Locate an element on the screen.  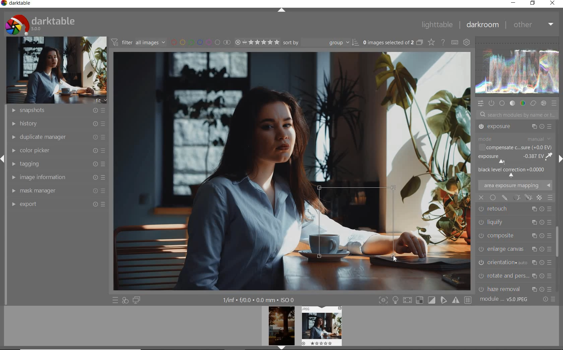
ENLARGE CANVAS is located at coordinates (515, 207).